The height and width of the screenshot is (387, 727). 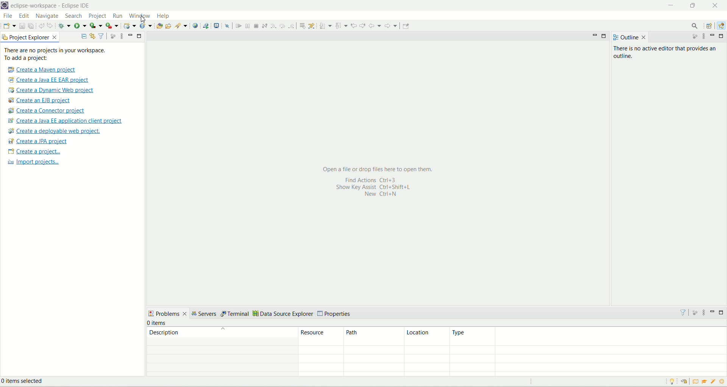 I want to click on Java EE, so click(x=720, y=27).